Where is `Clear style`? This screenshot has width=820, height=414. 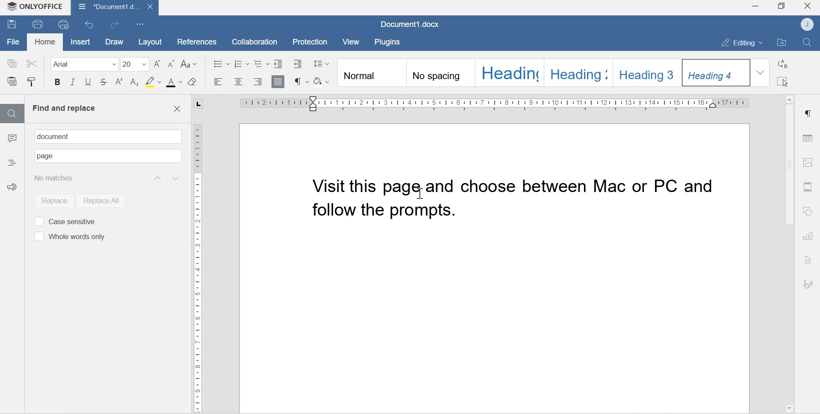
Clear style is located at coordinates (193, 82).